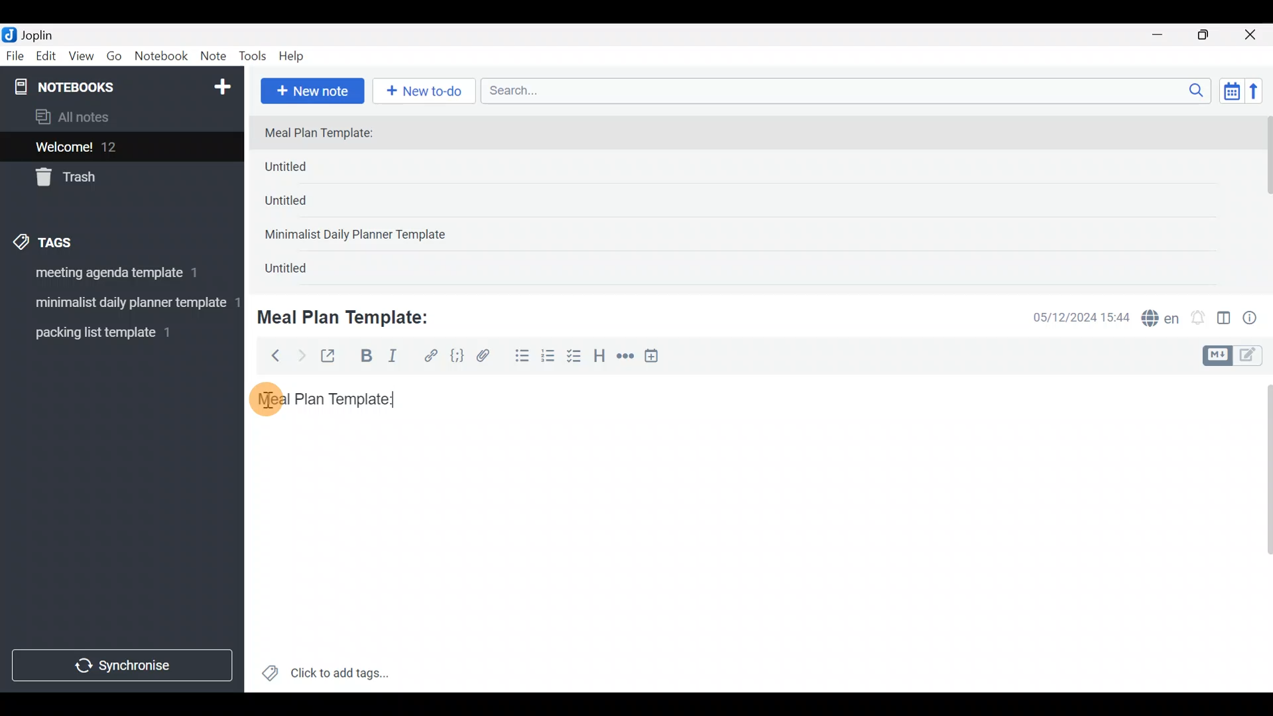 Image resolution: width=1273 pixels, height=716 pixels. Describe the element at coordinates (162, 56) in the screenshot. I see `Notebook` at that location.